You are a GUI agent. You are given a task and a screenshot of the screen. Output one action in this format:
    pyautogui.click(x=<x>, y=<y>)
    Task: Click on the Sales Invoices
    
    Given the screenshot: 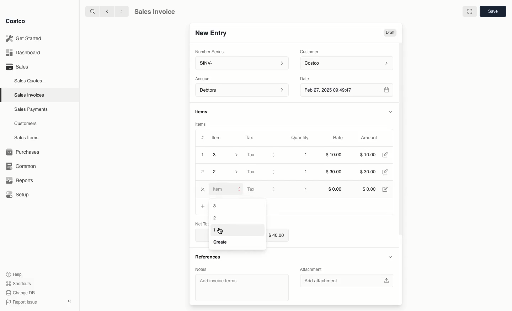 What is the action you would take?
    pyautogui.click(x=30, y=95)
    